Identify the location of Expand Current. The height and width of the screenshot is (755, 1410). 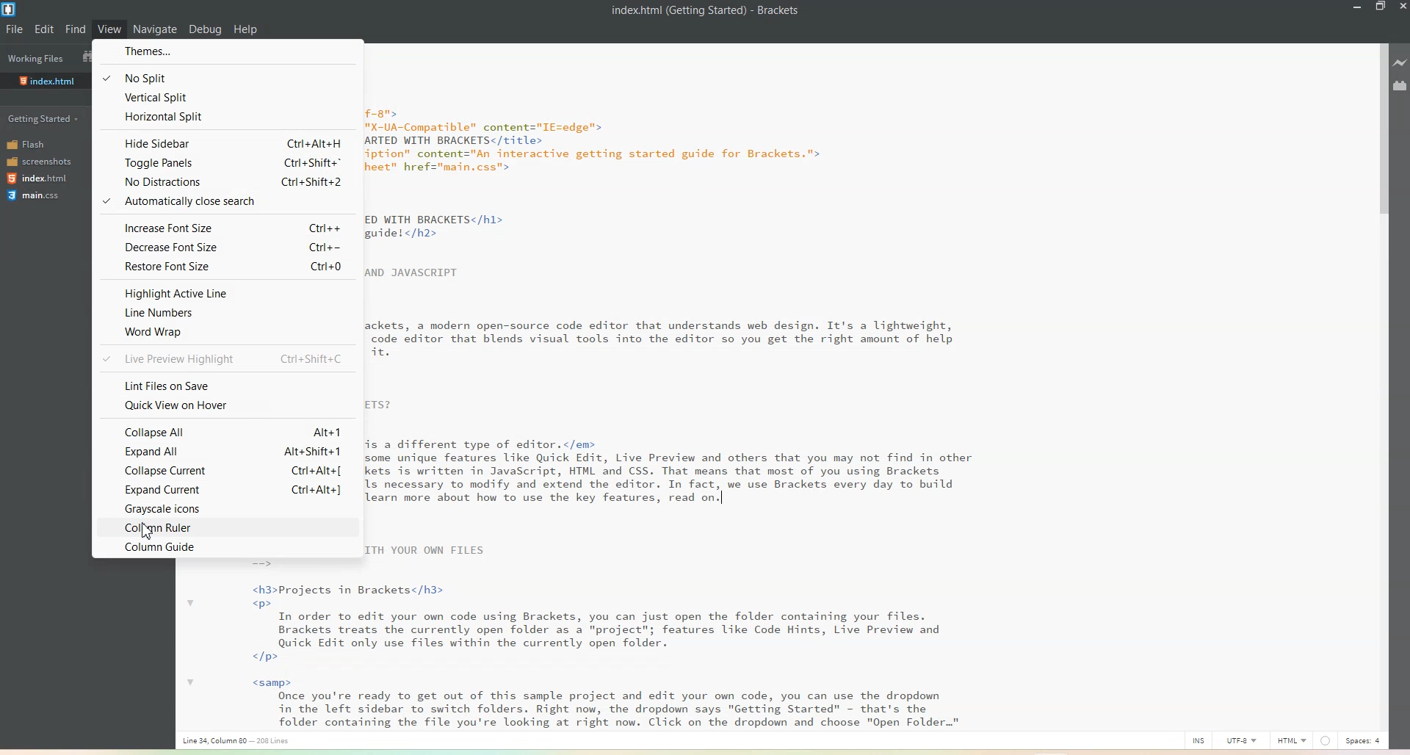
(225, 487).